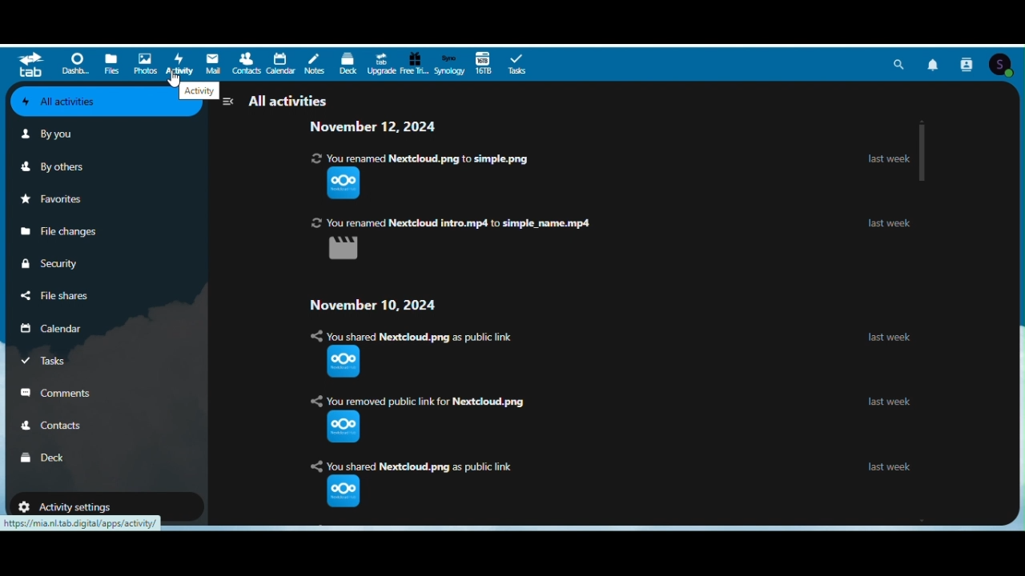 The width and height of the screenshot is (1025, 576). What do you see at coordinates (75, 503) in the screenshot?
I see `Activity settings` at bounding box center [75, 503].